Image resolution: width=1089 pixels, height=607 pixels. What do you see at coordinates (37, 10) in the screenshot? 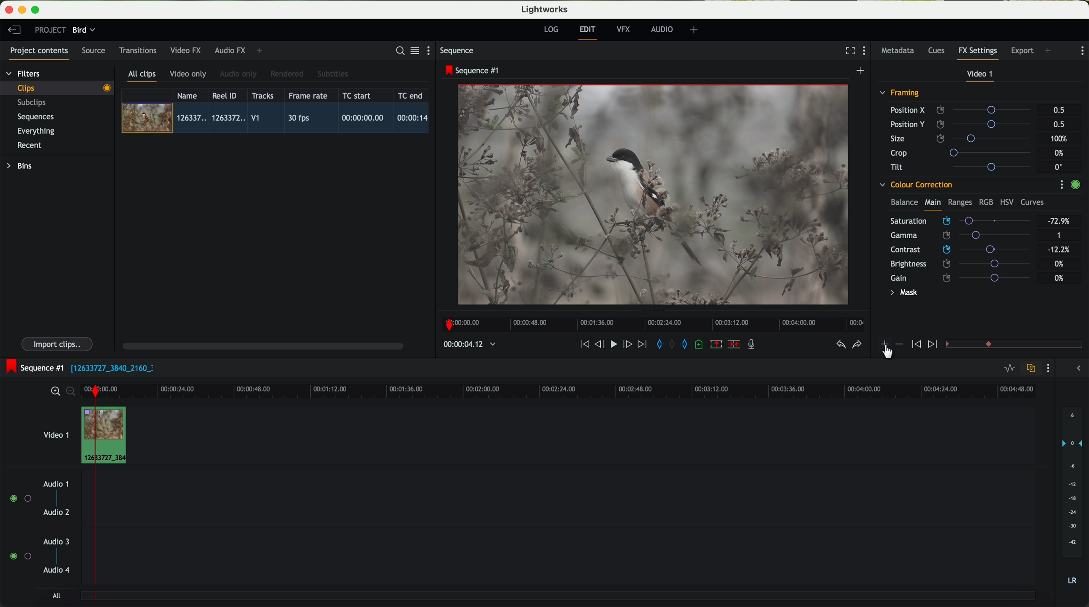
I see `maximize program` at bounding box center [37, 10].